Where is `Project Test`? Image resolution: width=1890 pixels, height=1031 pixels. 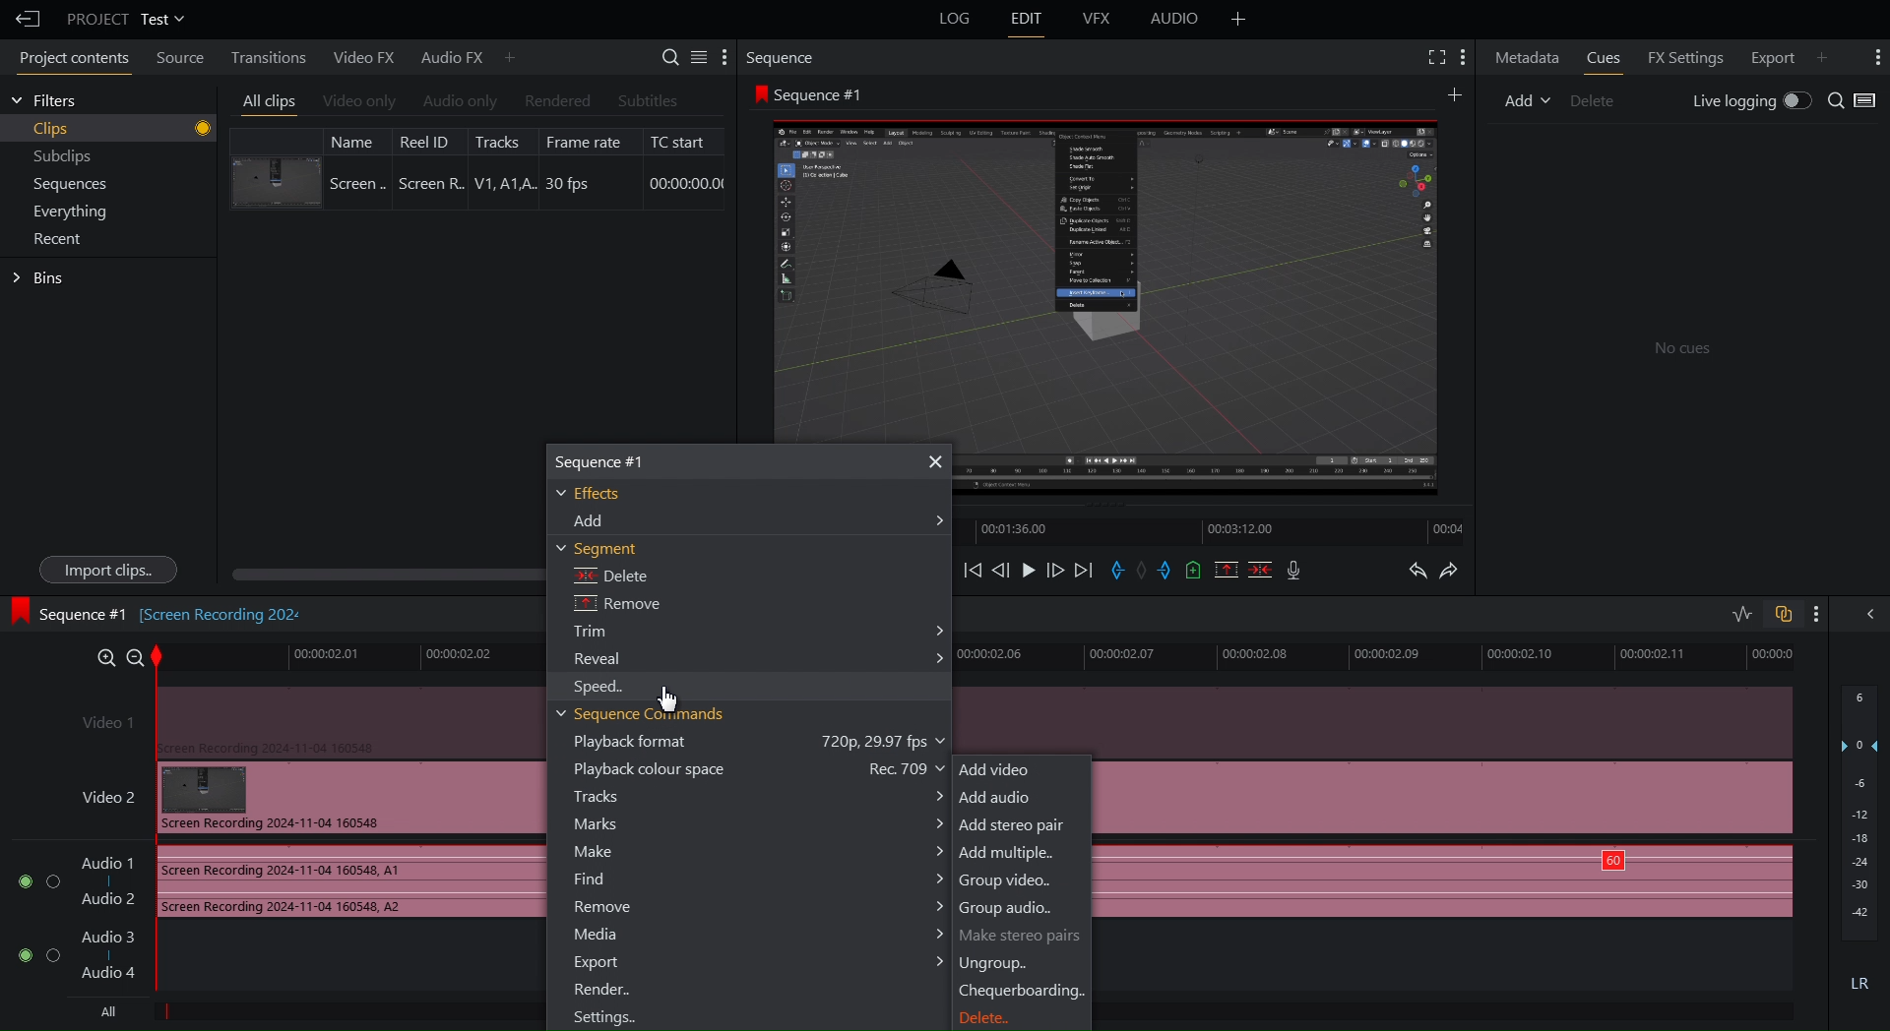
Project Test is located at coordinates (124, 19).